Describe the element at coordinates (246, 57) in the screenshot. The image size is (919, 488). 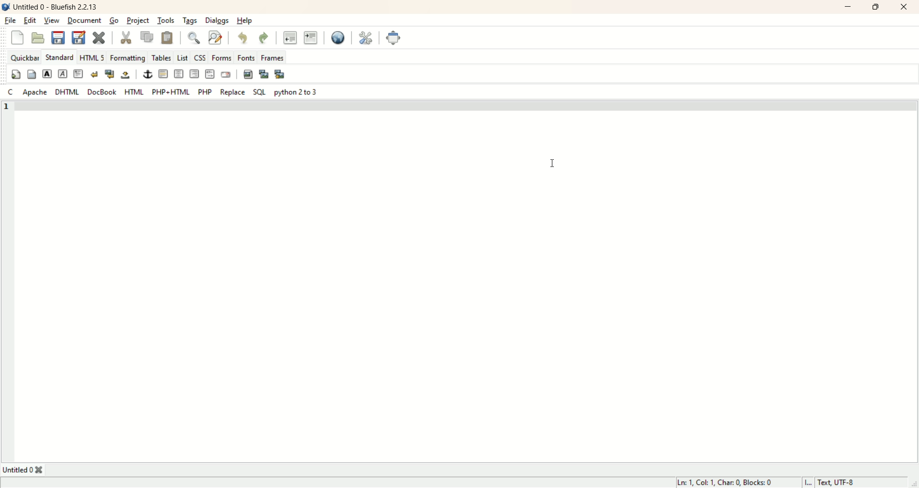
I see `fonts` at that location.